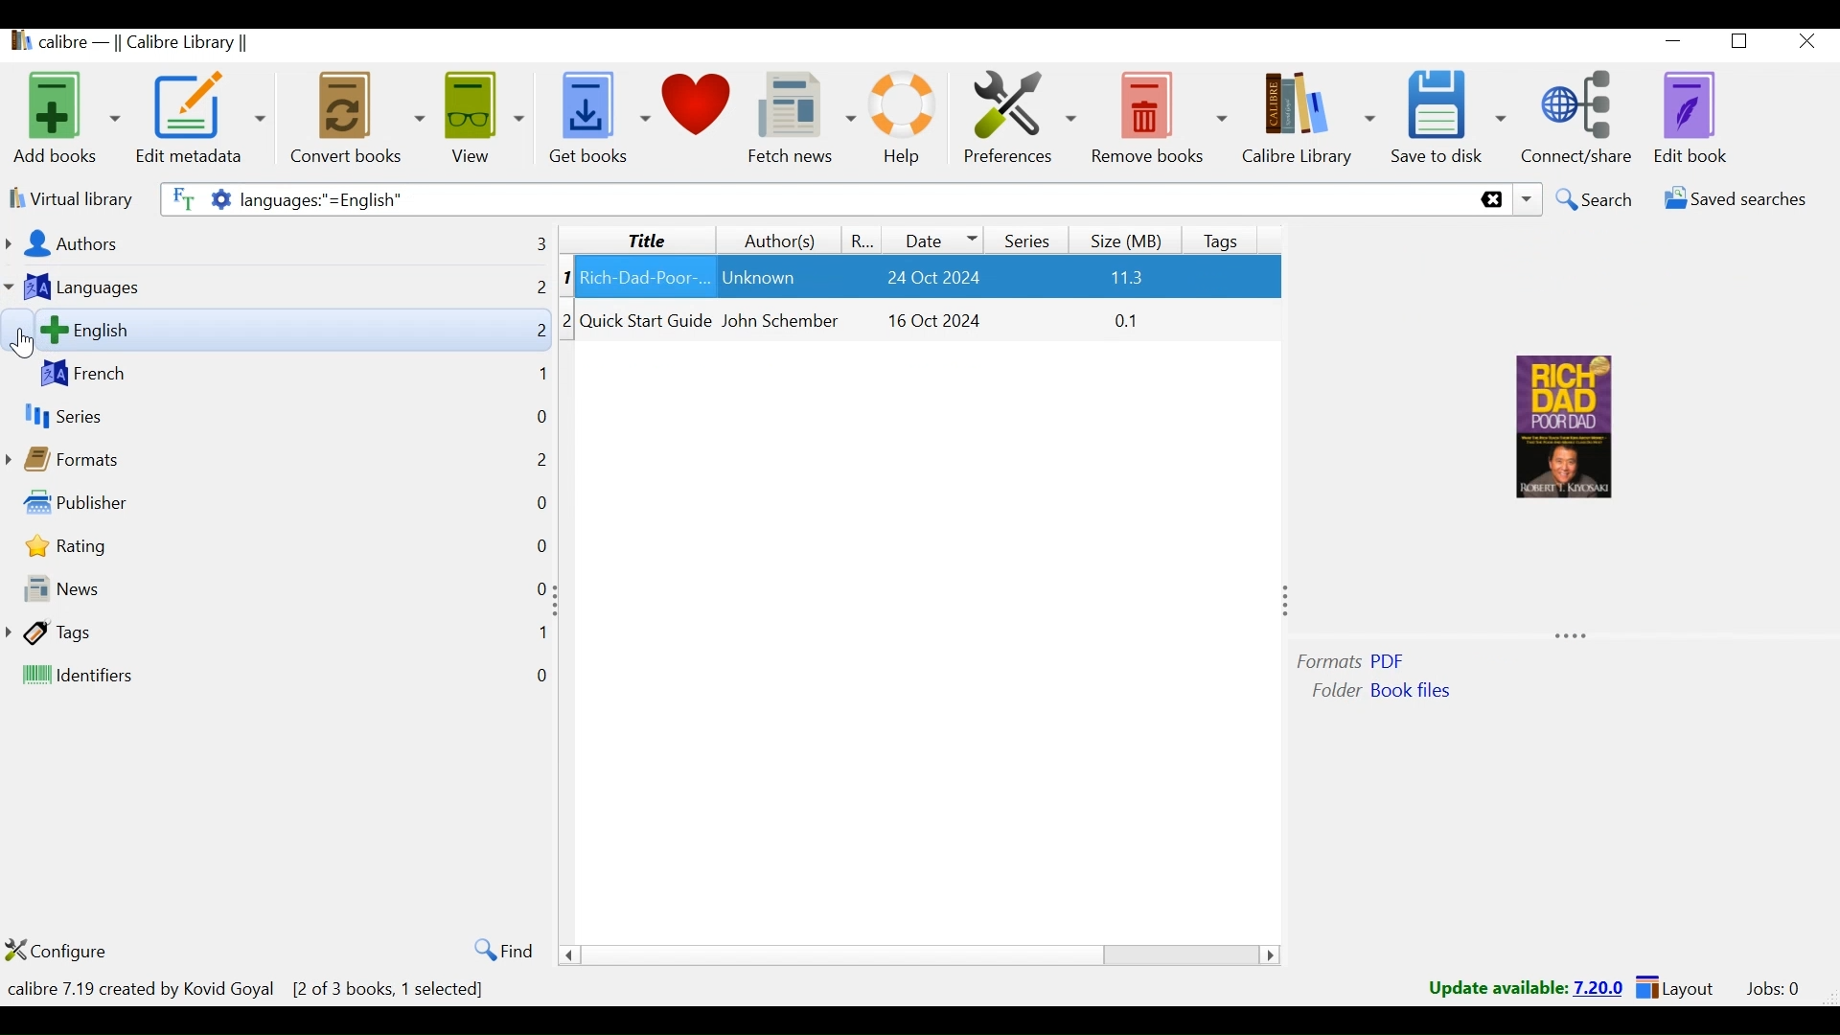 The height and width of the screenshot is (1035, 1840). Describe the element at coordinates (902, 118) in the screenshot. I see `Help` at that location.